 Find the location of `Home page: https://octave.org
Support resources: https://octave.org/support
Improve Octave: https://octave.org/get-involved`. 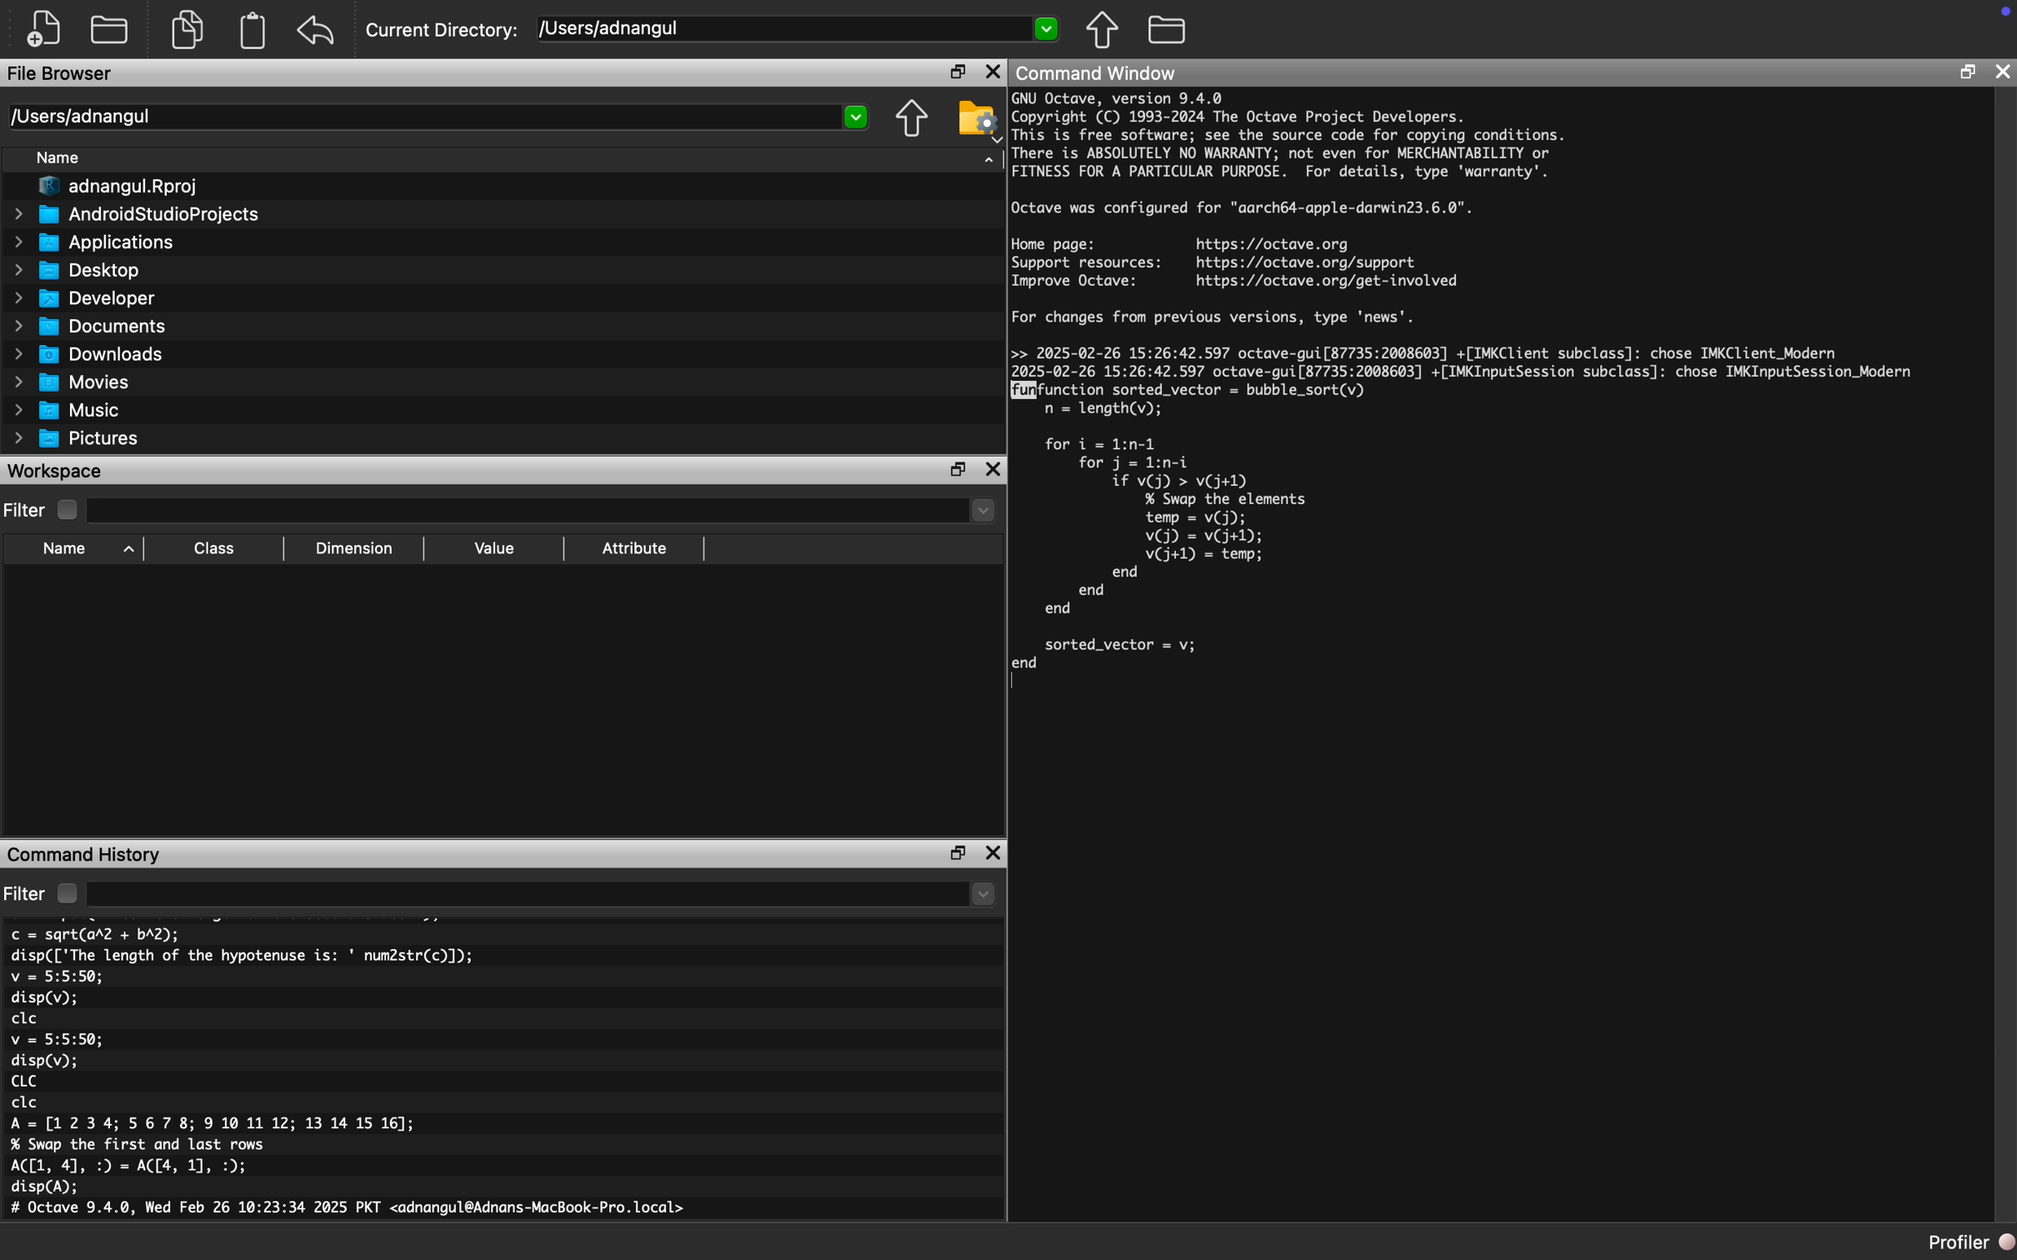

Home page: https://octave.org
Support resources: https://octave.org/support
Improve Octave: https://octave.org/get-involved is located at coordinates (1236, 262).